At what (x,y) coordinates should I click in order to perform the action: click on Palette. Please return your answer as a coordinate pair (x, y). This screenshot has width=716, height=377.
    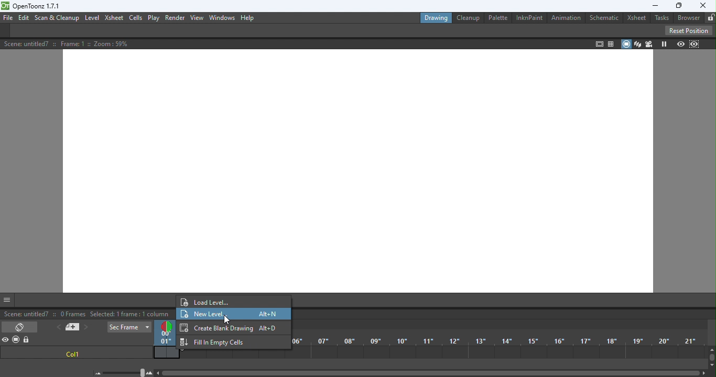
    Looking at the image, I should click on (498, 18).